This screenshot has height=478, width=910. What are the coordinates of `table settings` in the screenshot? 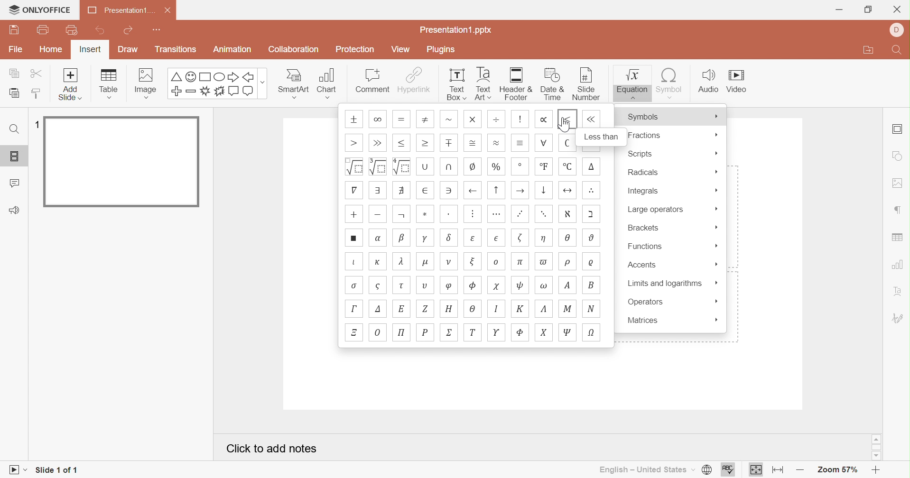 It's located at (899, 238).